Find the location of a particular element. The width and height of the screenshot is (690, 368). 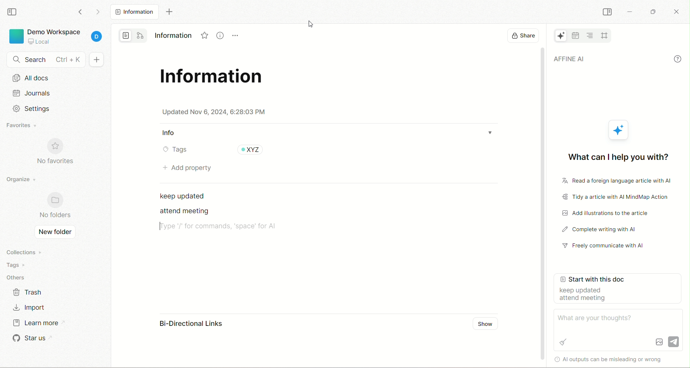

import is located at coordinates (32, 306).